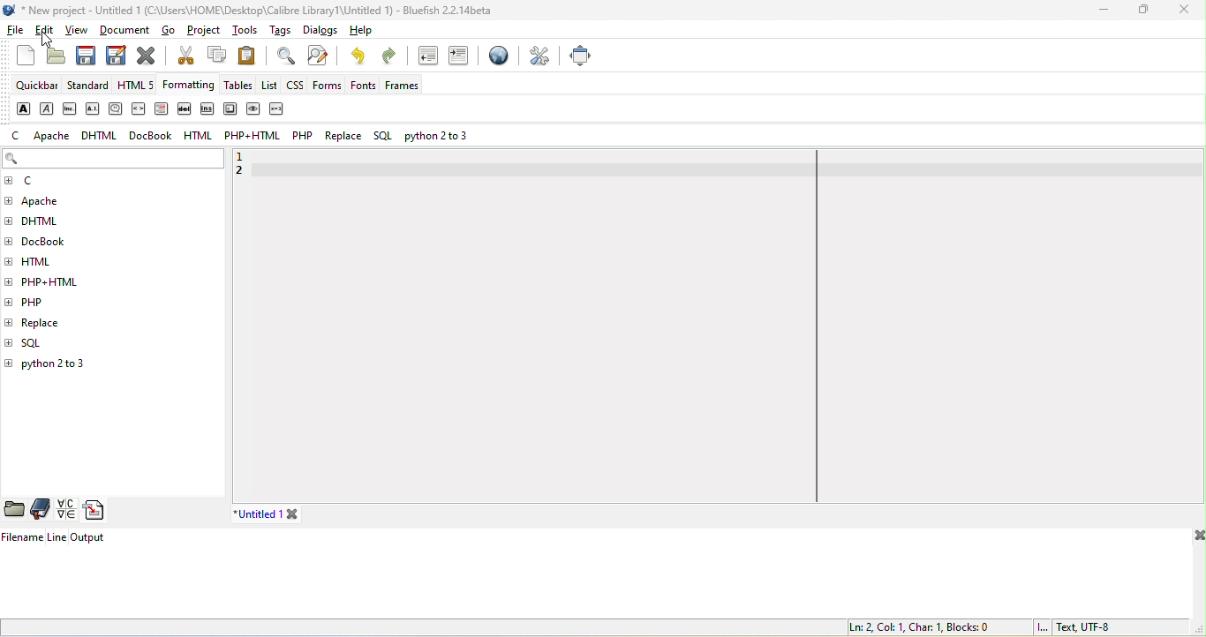 The width and height of the screenshot is (1206, 637). I want to click on variable, so click(279, 109).